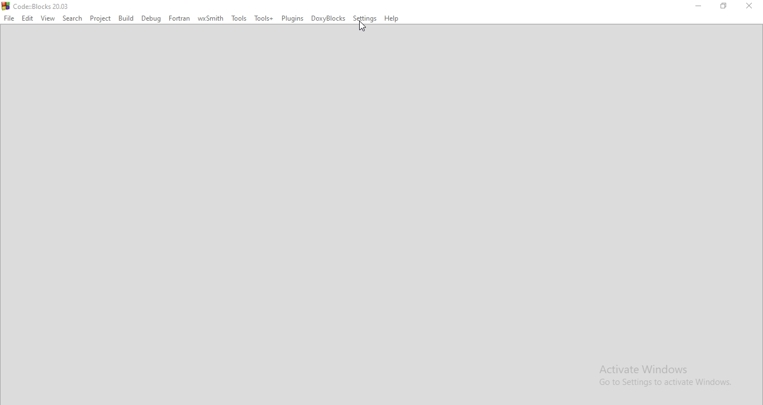 This screenshot has height=405, width=763. I want to click on Plugins, so click(293, 18).